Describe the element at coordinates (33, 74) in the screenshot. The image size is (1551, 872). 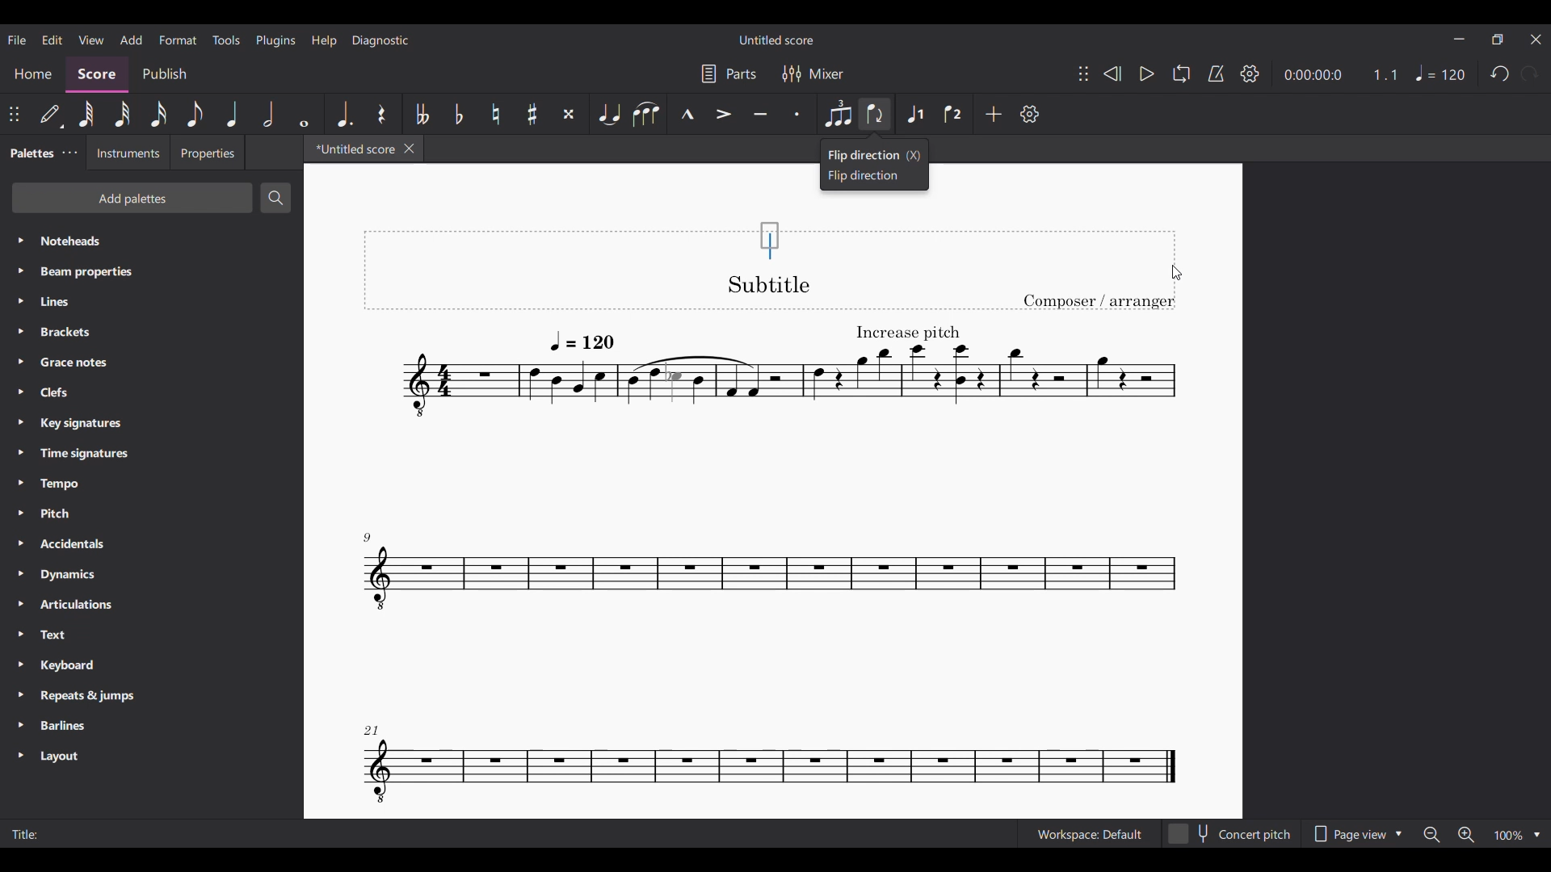
I see `Home section` at that location.